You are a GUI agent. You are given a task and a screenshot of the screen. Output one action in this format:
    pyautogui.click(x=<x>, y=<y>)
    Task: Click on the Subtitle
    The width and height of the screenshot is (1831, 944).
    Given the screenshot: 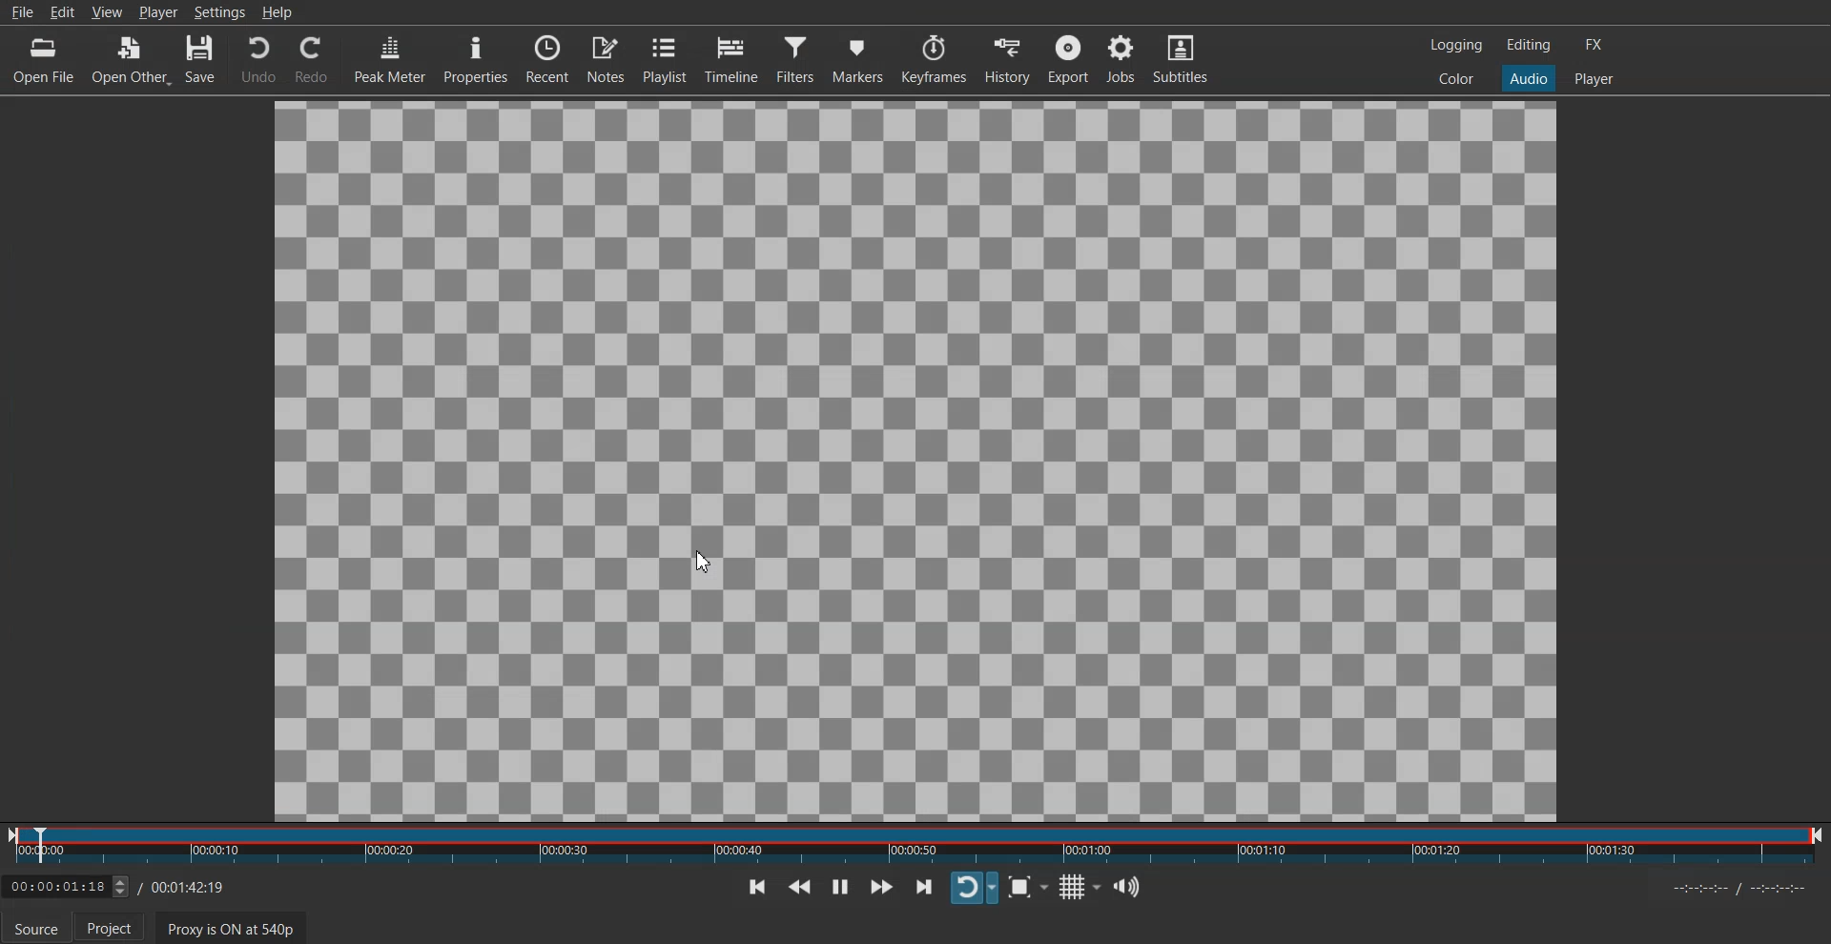 What is the action you would take?
    pyautogui.click(x=1182, y=58)
    